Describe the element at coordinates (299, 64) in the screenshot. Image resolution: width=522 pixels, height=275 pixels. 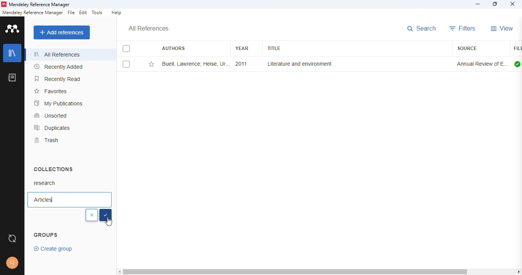
I see `literature and environment` at that location.